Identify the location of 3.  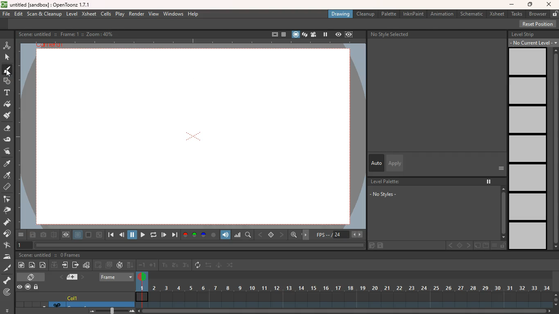
(186, 266).